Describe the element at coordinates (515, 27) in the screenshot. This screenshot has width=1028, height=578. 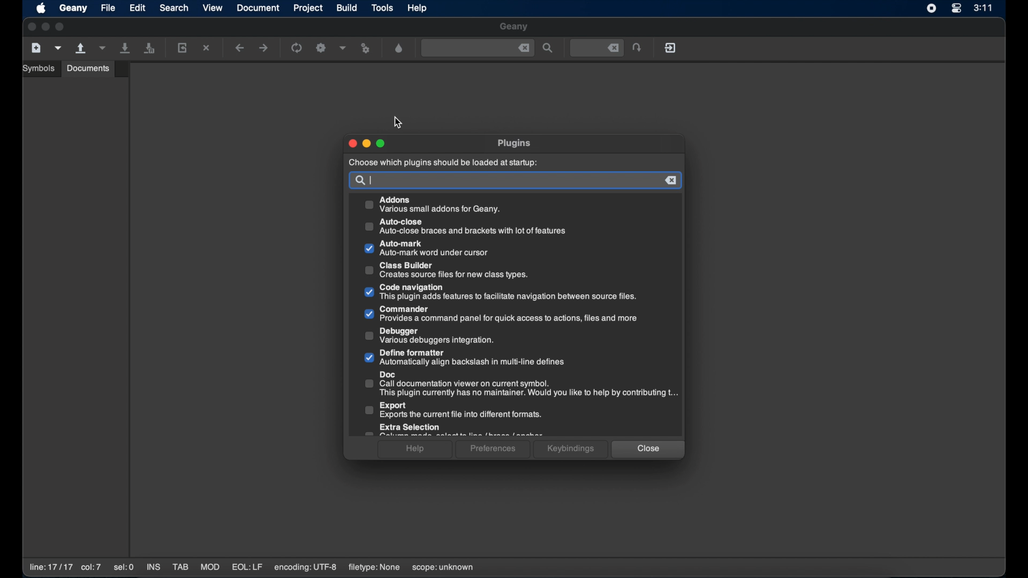
I see `geany` at that location.